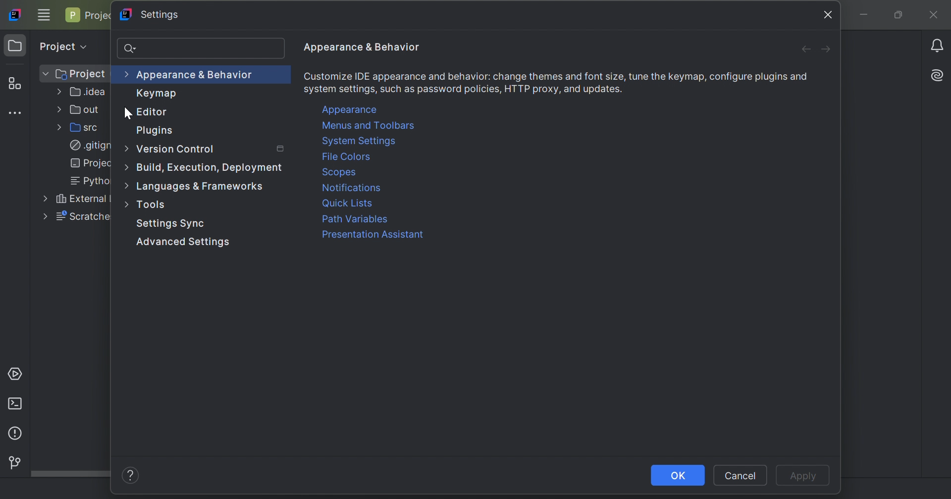 The width and height of the screenshot is (951, 499). Describe the element at coordinates (87, 181) in the screenshot. I see `Pytho` at that location.